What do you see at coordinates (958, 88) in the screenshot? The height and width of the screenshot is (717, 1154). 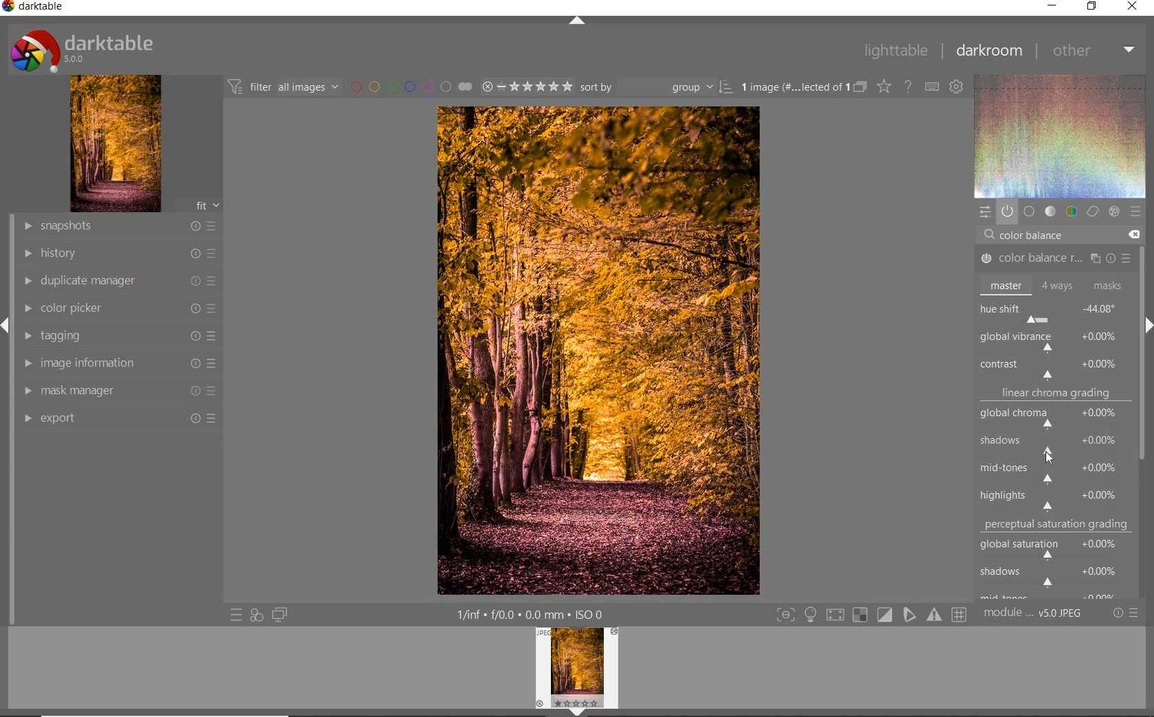 I see `show global preference` at bounding box center [958, 88].